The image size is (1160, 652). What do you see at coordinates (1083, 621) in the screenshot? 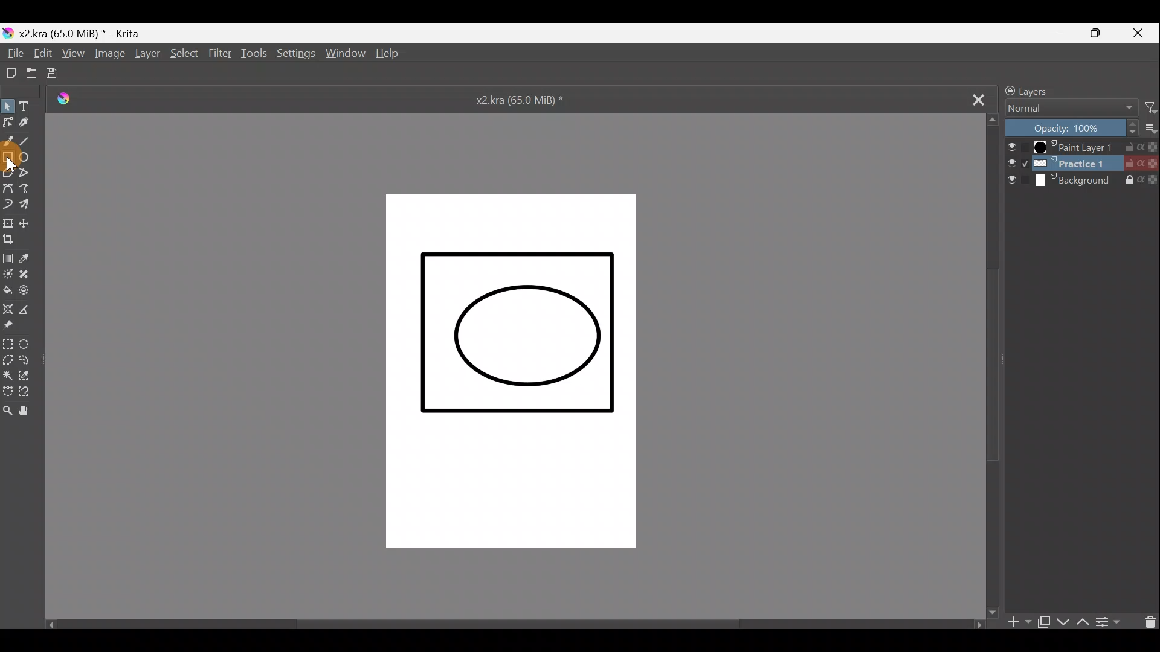
I see `Move layer/mask up` at bounding box center [1083, 621].